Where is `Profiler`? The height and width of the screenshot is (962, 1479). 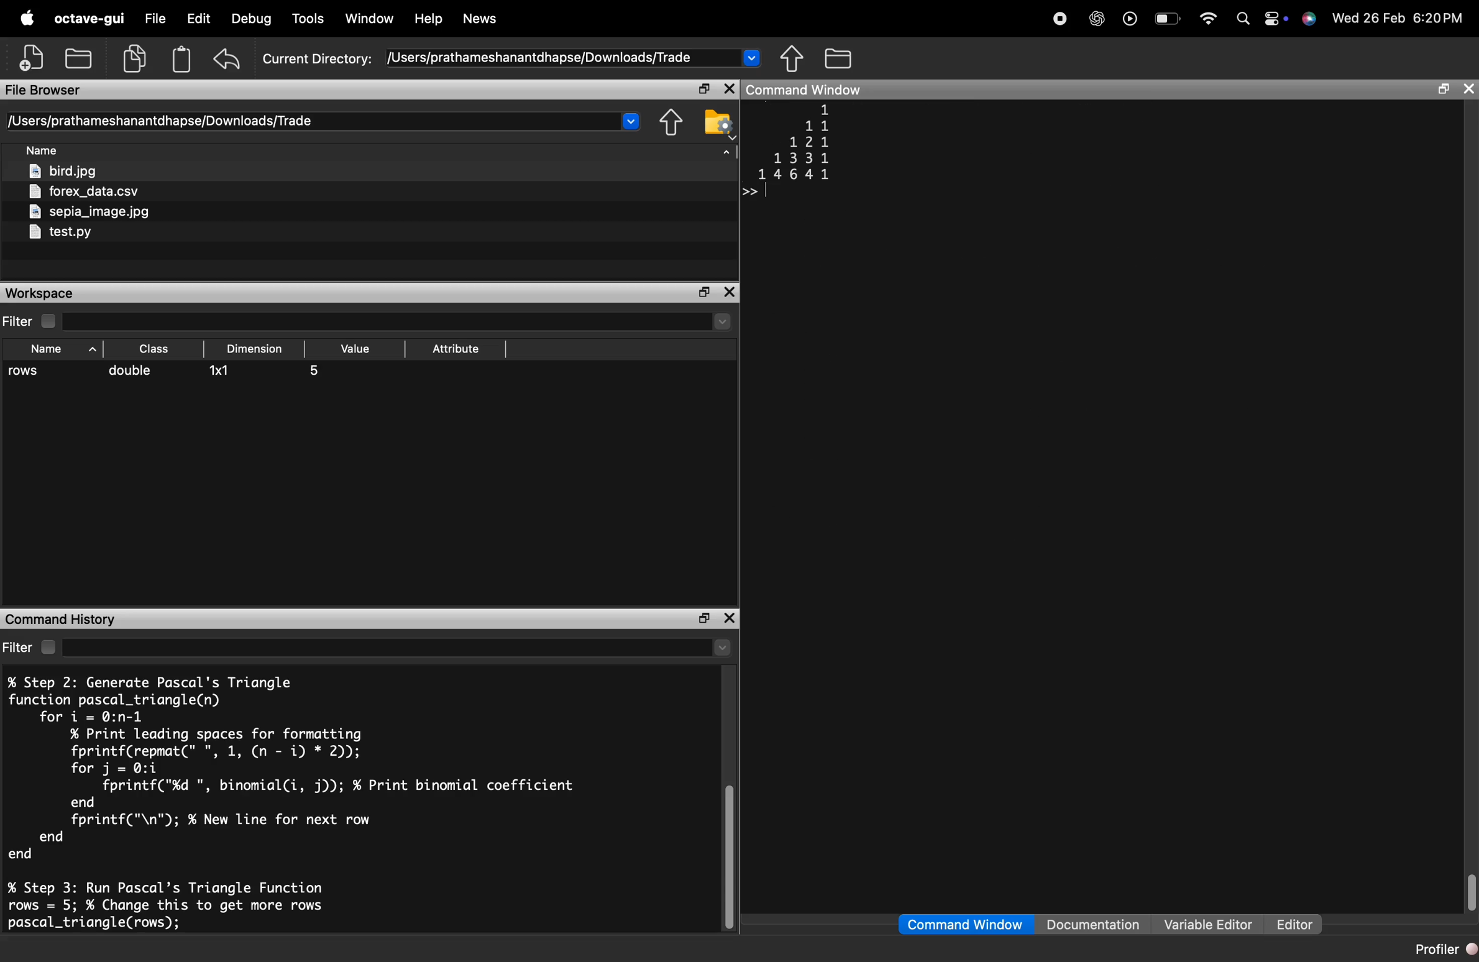 Profiler is located at coordinates (1444, 948).